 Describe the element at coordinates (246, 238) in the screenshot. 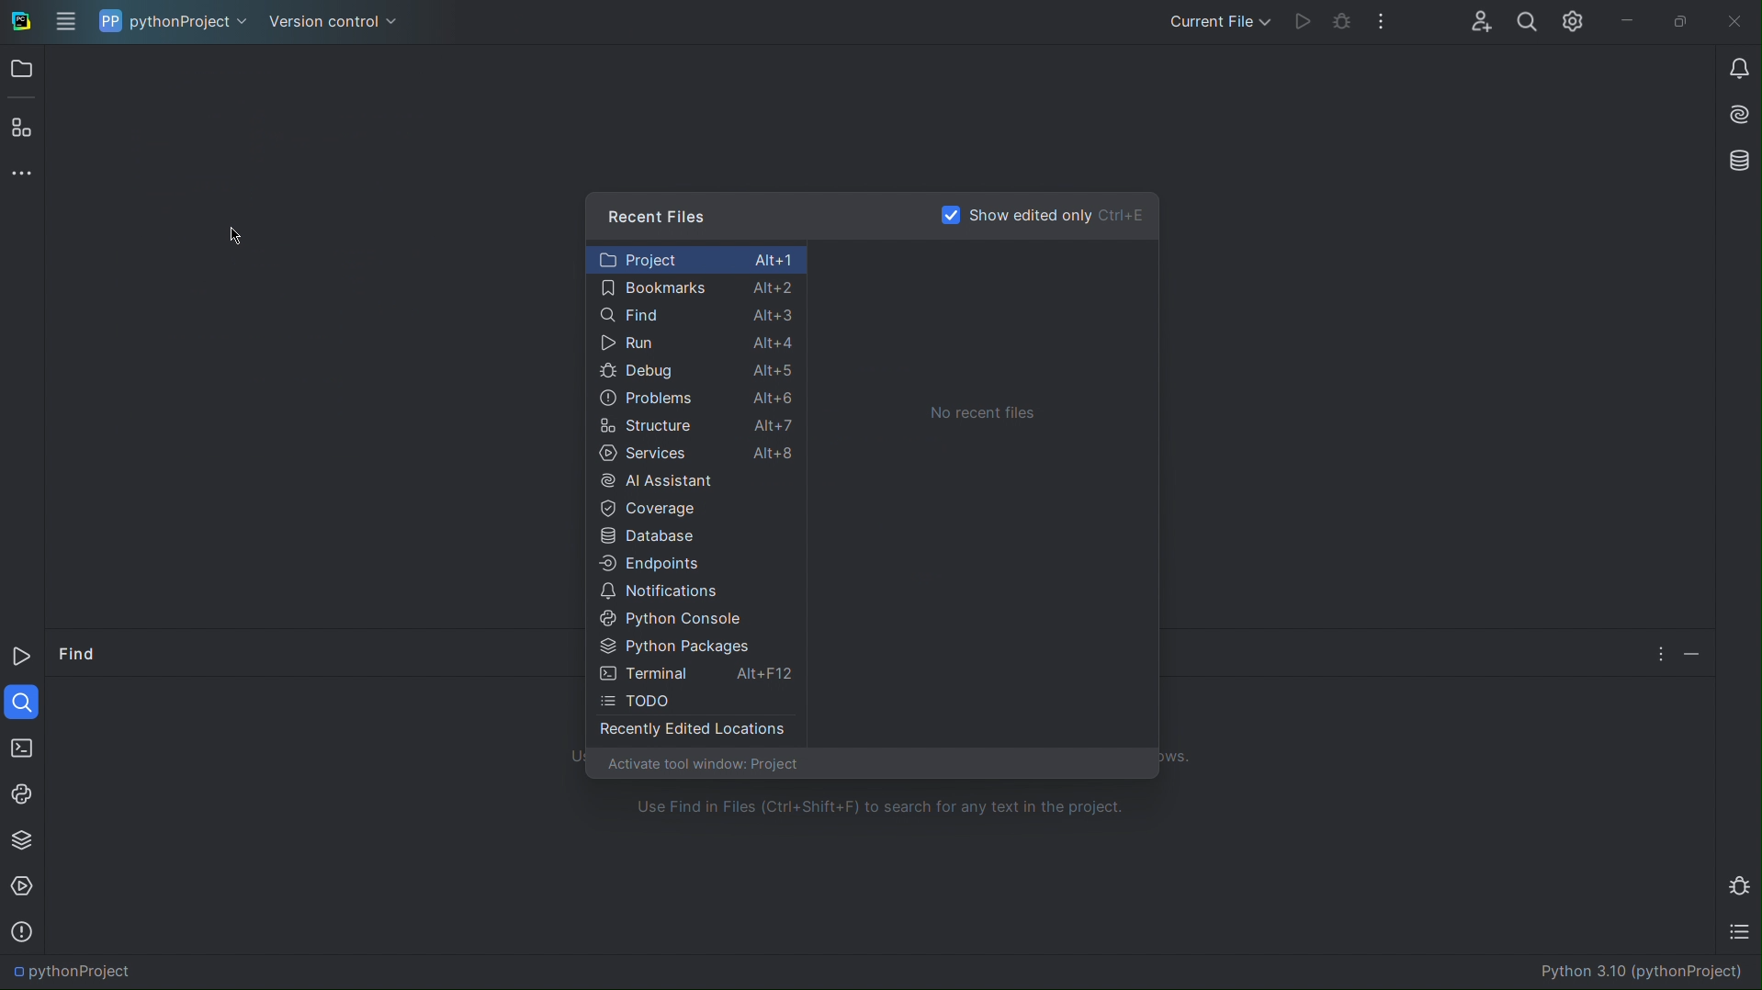

I see `cursor` at that location.